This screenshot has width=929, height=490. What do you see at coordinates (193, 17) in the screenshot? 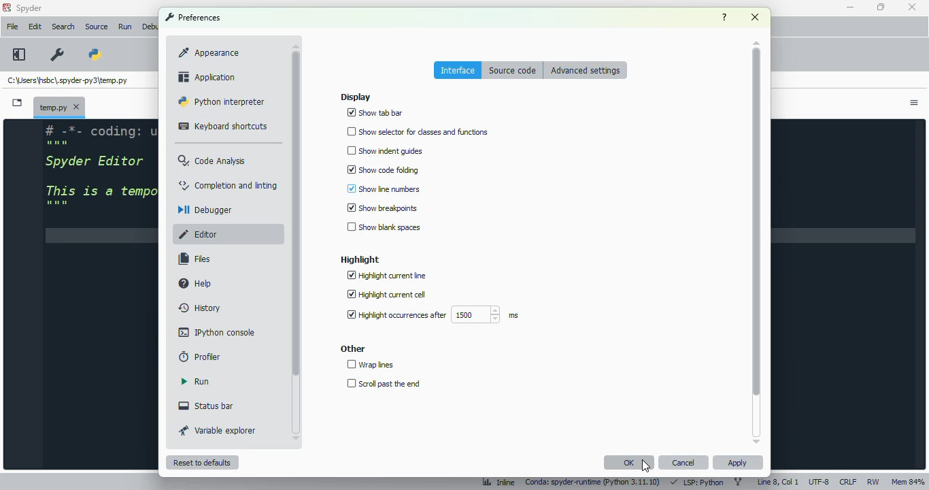
I see `preferences` at bounding box center [193, 17].